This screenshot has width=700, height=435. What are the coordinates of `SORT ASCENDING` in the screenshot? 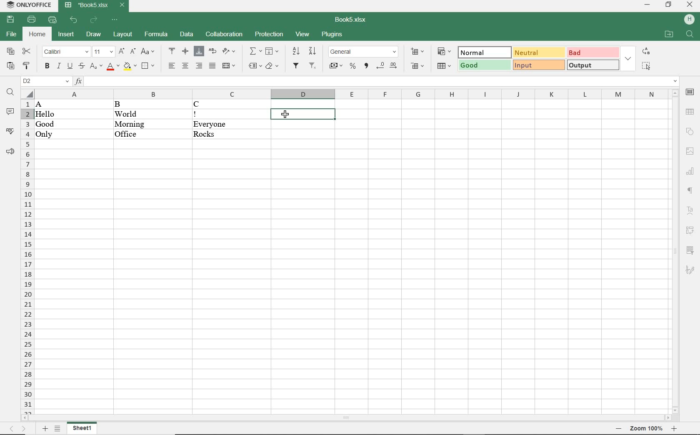 It's located at (296, 51).